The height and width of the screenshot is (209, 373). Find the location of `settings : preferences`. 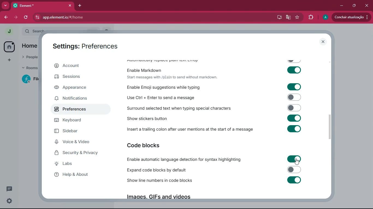

settings : preferences is located at coordinates (89, 46).